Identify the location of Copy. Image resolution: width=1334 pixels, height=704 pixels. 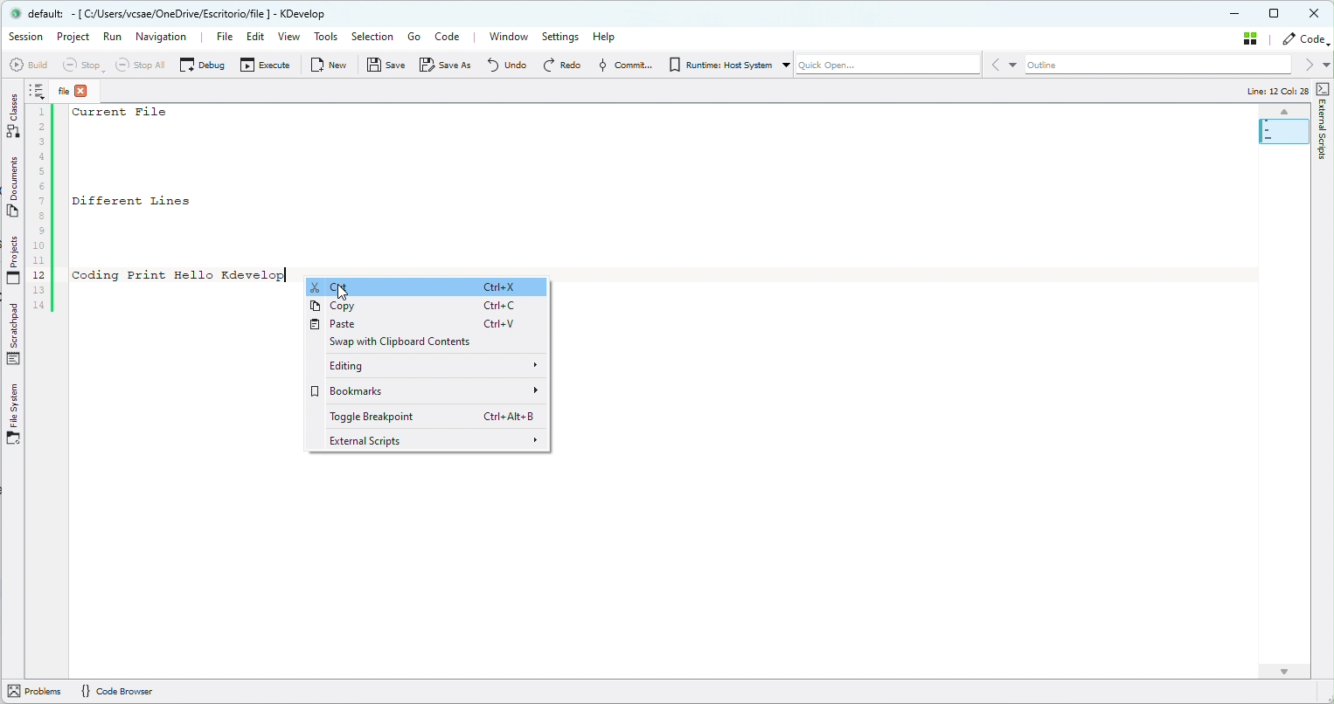
(428, 307).